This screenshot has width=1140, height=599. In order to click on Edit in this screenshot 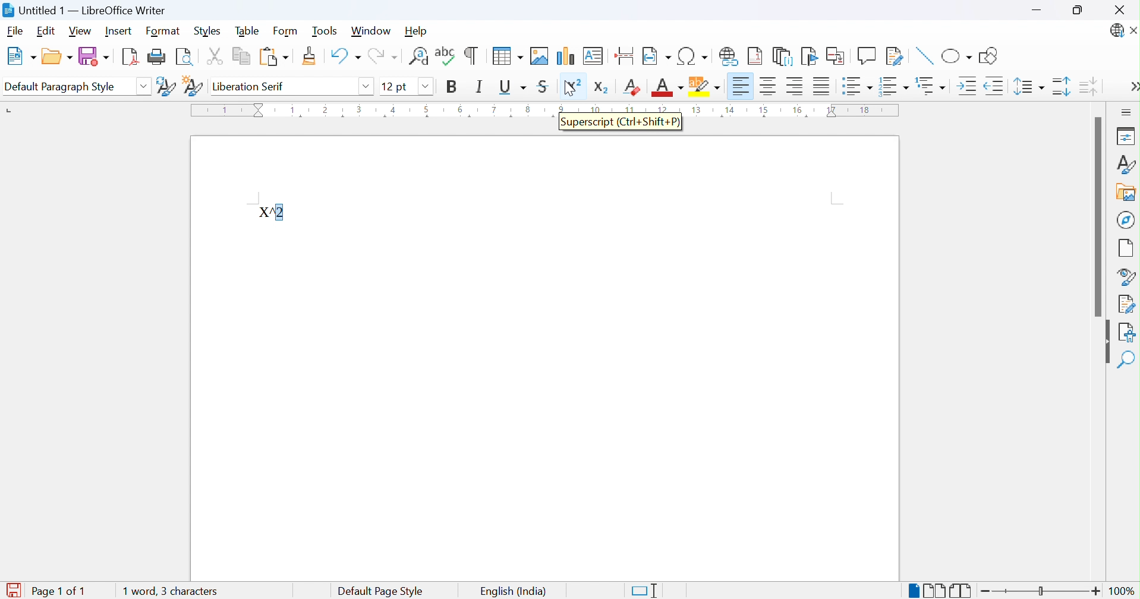, I will do `click(46, 31)`.